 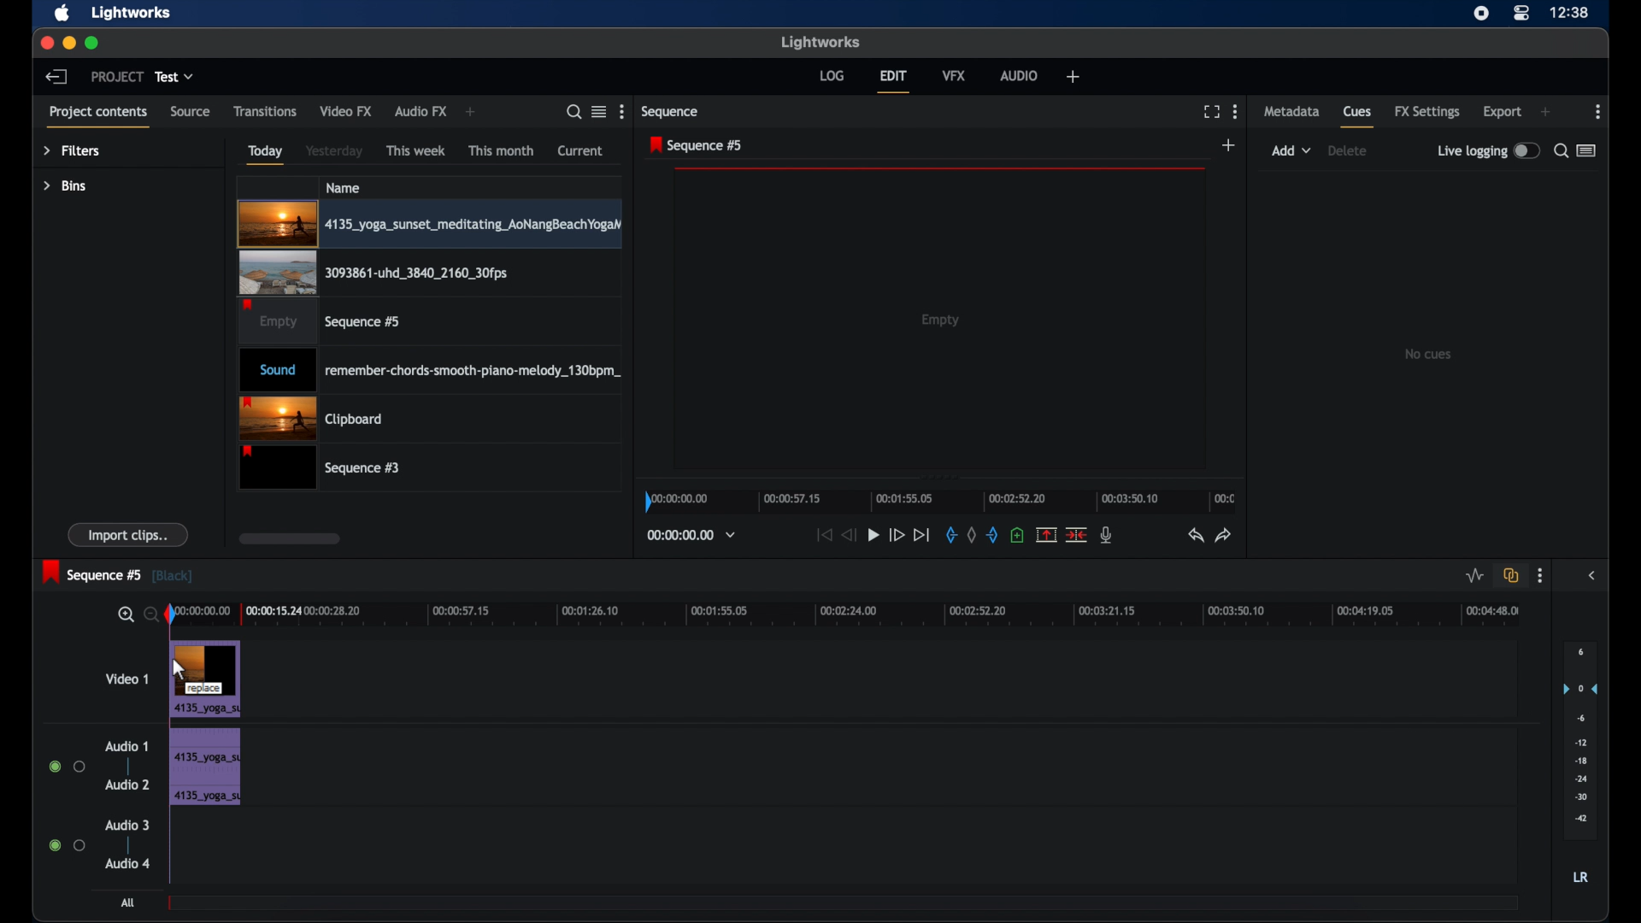 What do you see at coordinates (430, 370) in the screenshot?
I see `audio clip` at bounding box center [430, 370].